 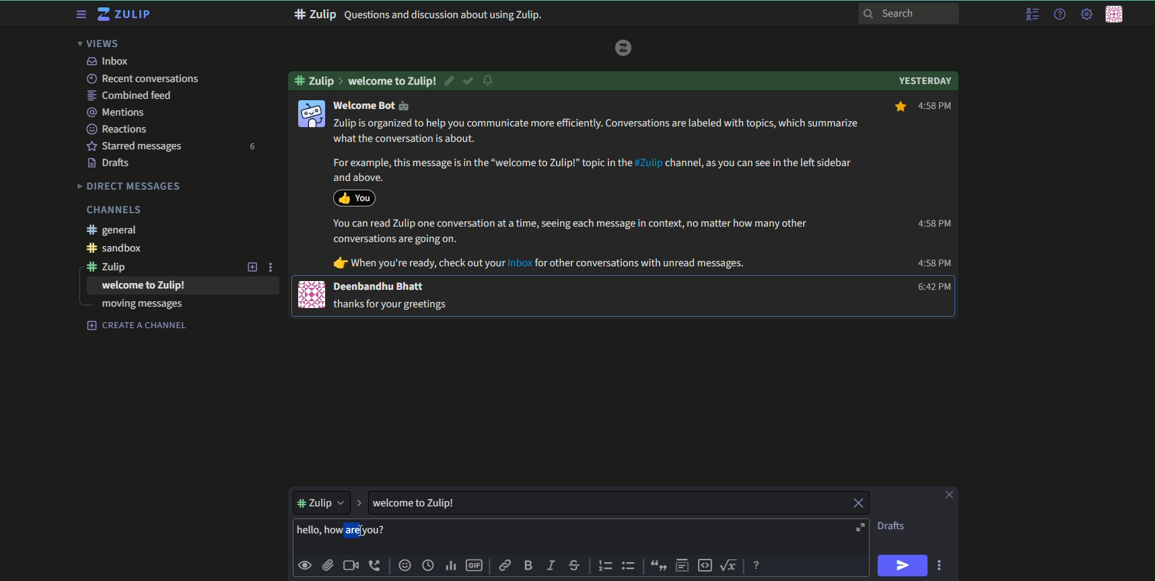 I want to click on quote, so click(x=656, y=566).